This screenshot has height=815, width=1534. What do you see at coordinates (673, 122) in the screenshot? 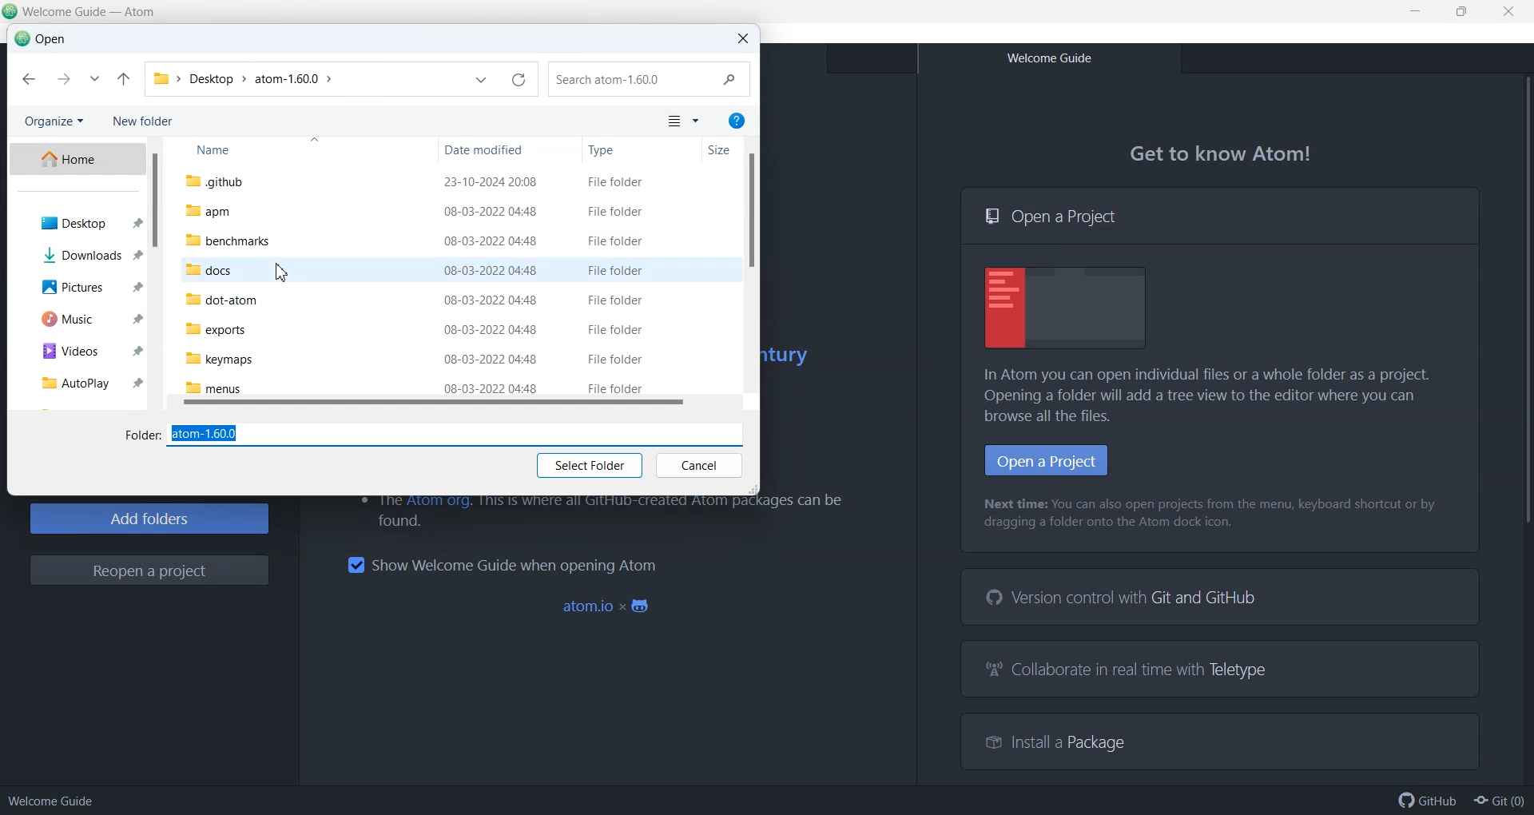
I see `Change your view` at bounding box center [673, 122].